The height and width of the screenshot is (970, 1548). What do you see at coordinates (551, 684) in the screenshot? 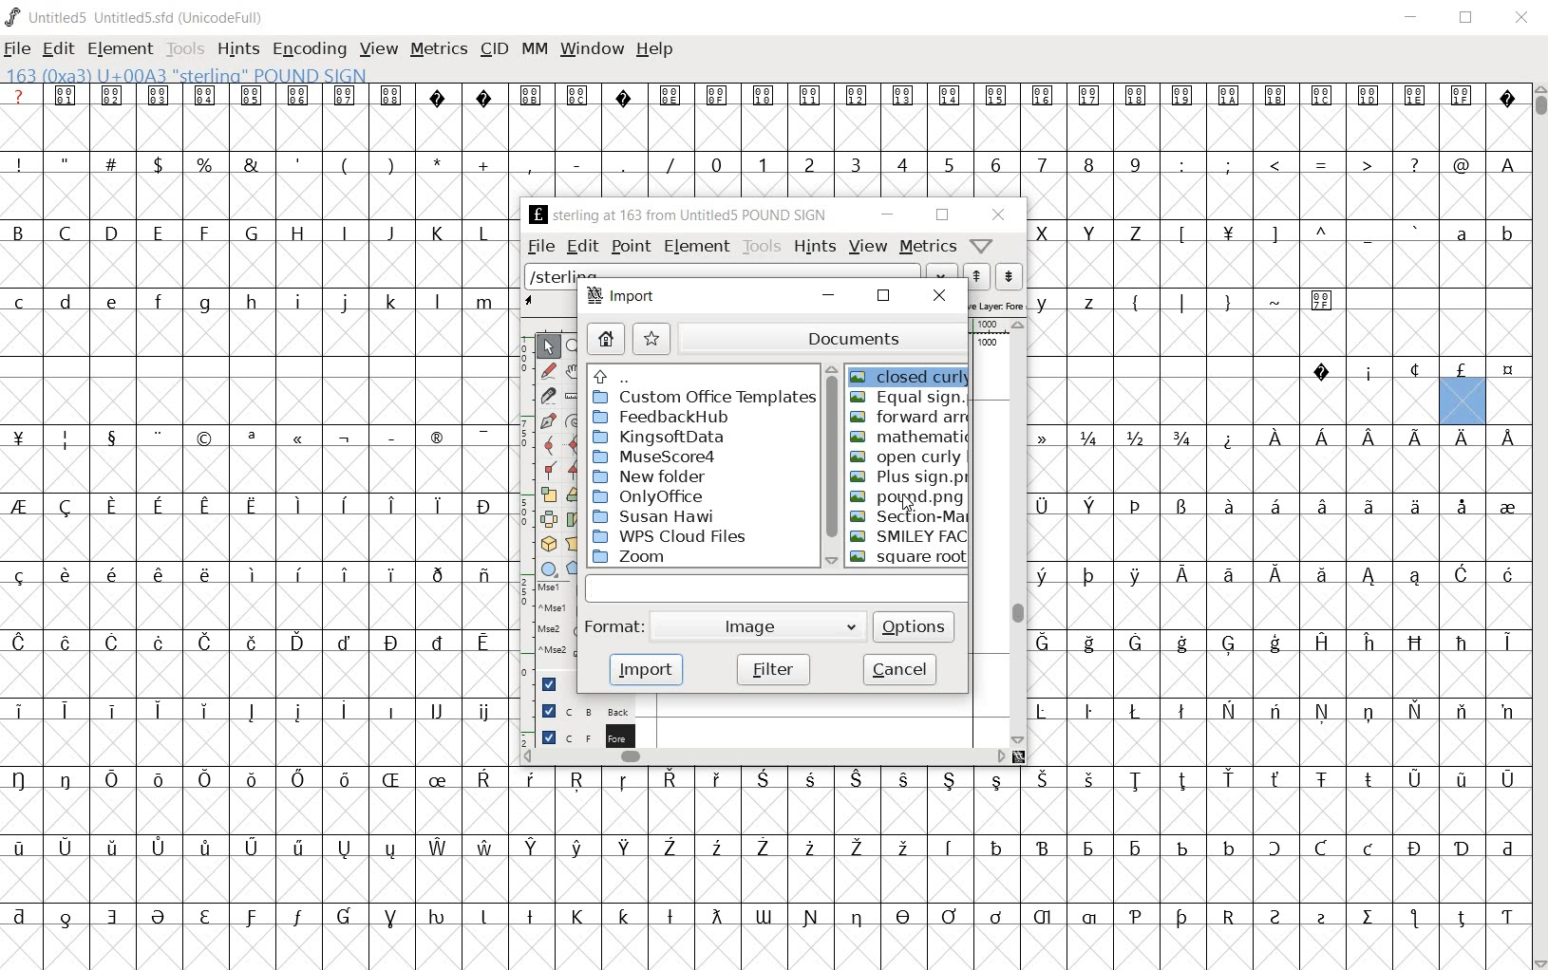
I see `Guide layer` at bounding box center [551, 684].